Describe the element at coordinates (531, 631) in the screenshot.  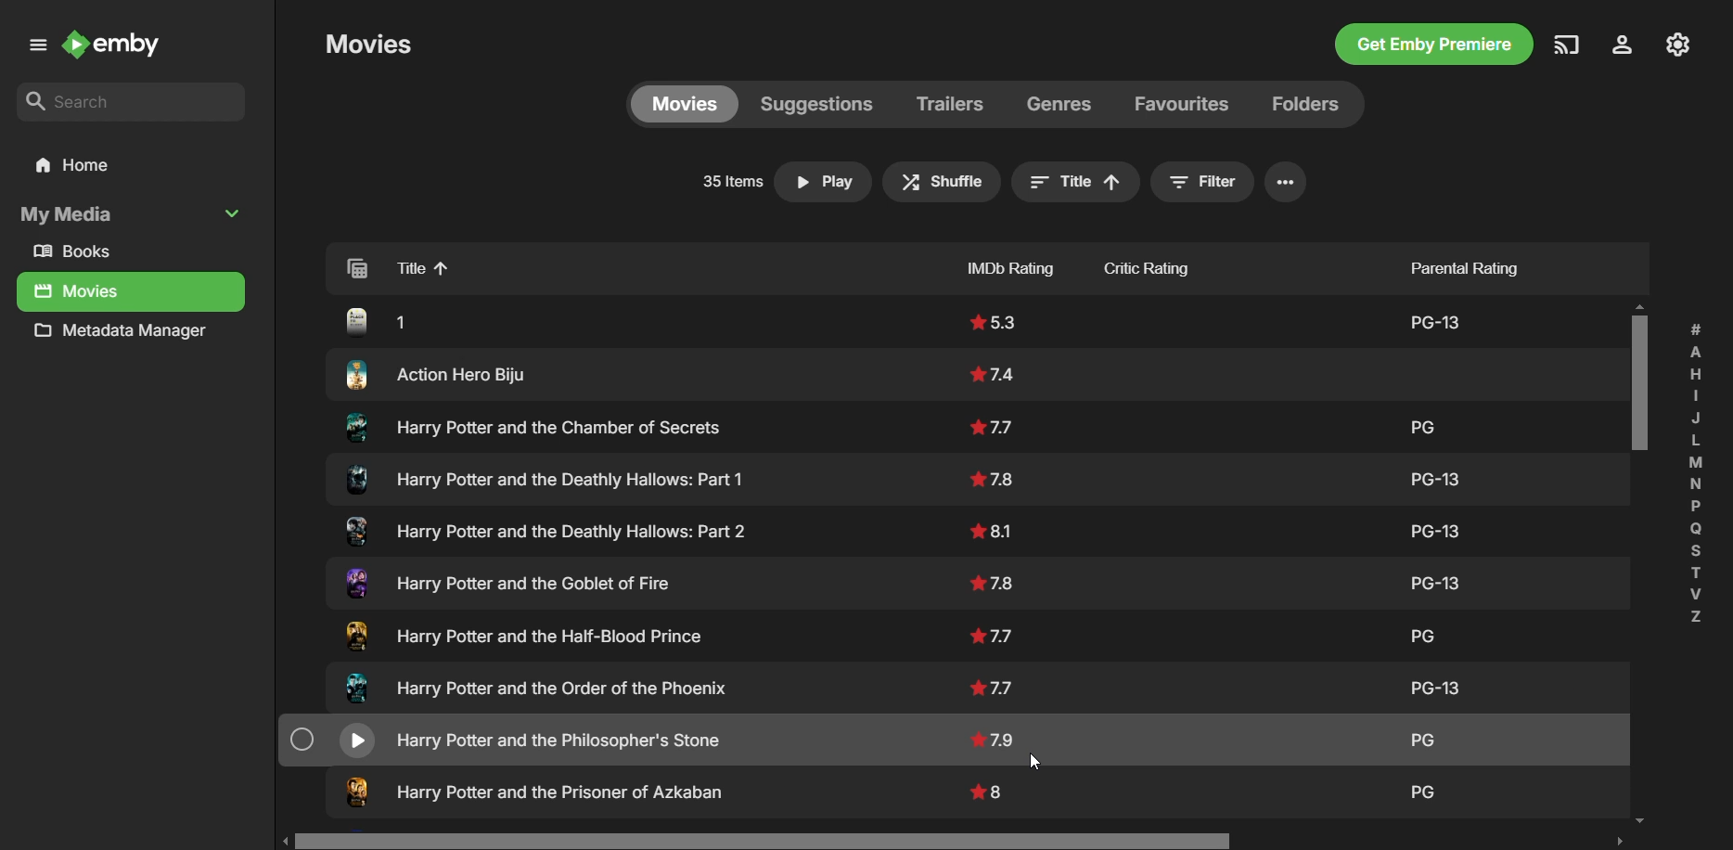
I see `` at that location.